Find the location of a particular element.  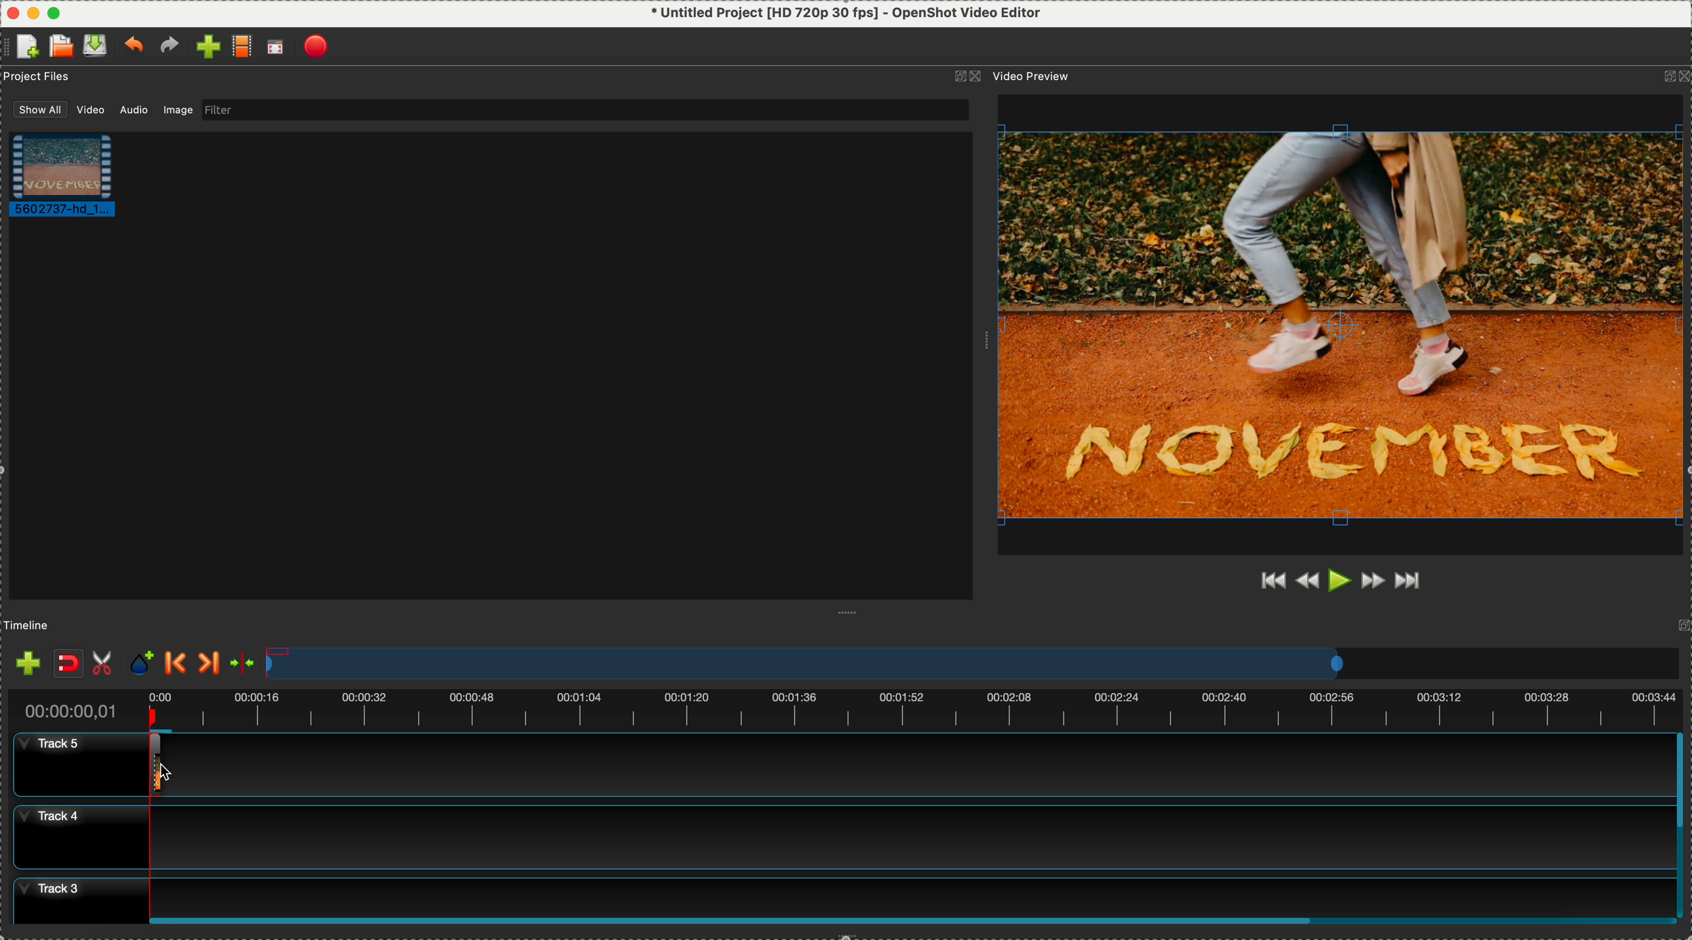

timeline is located at coordinates (31, 624).